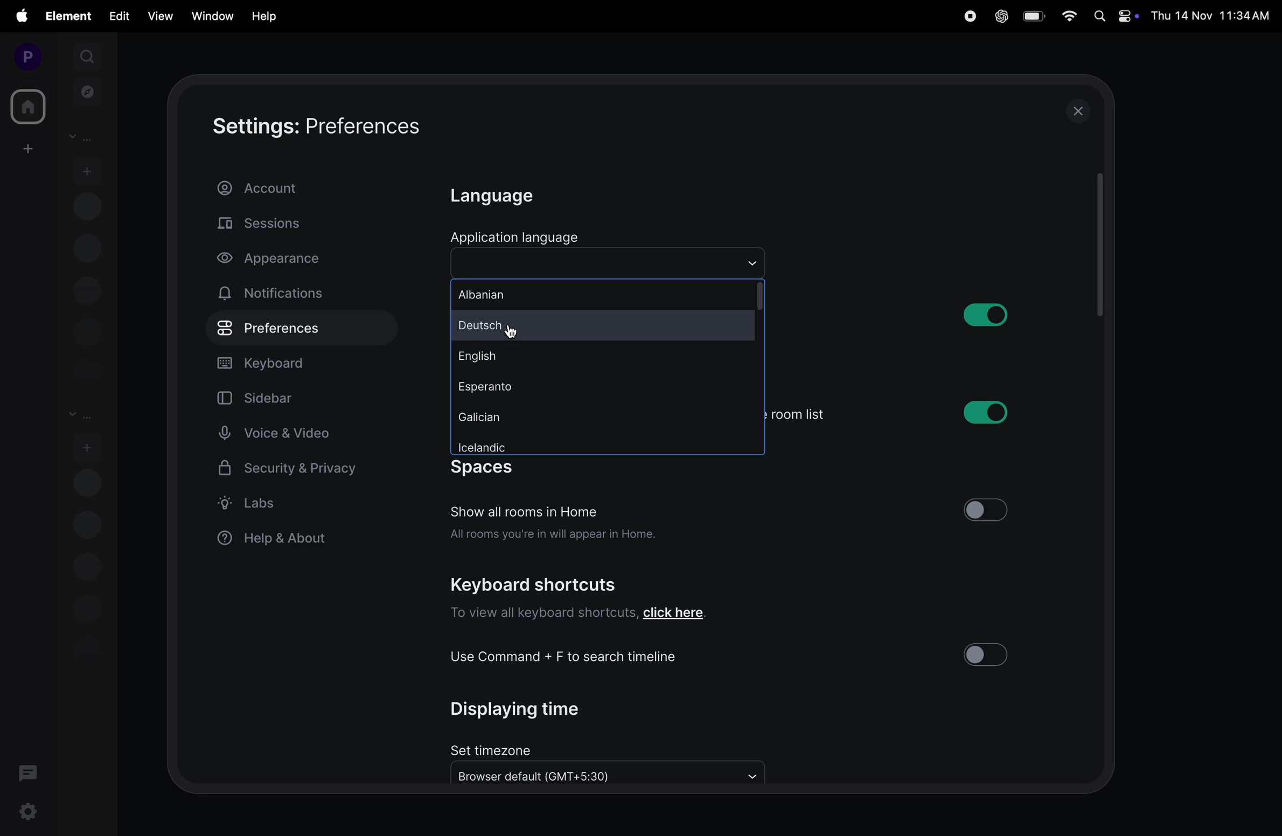  Describe the element at coordinates (280, 541) in the screenshot. I see `help and about` at that location.